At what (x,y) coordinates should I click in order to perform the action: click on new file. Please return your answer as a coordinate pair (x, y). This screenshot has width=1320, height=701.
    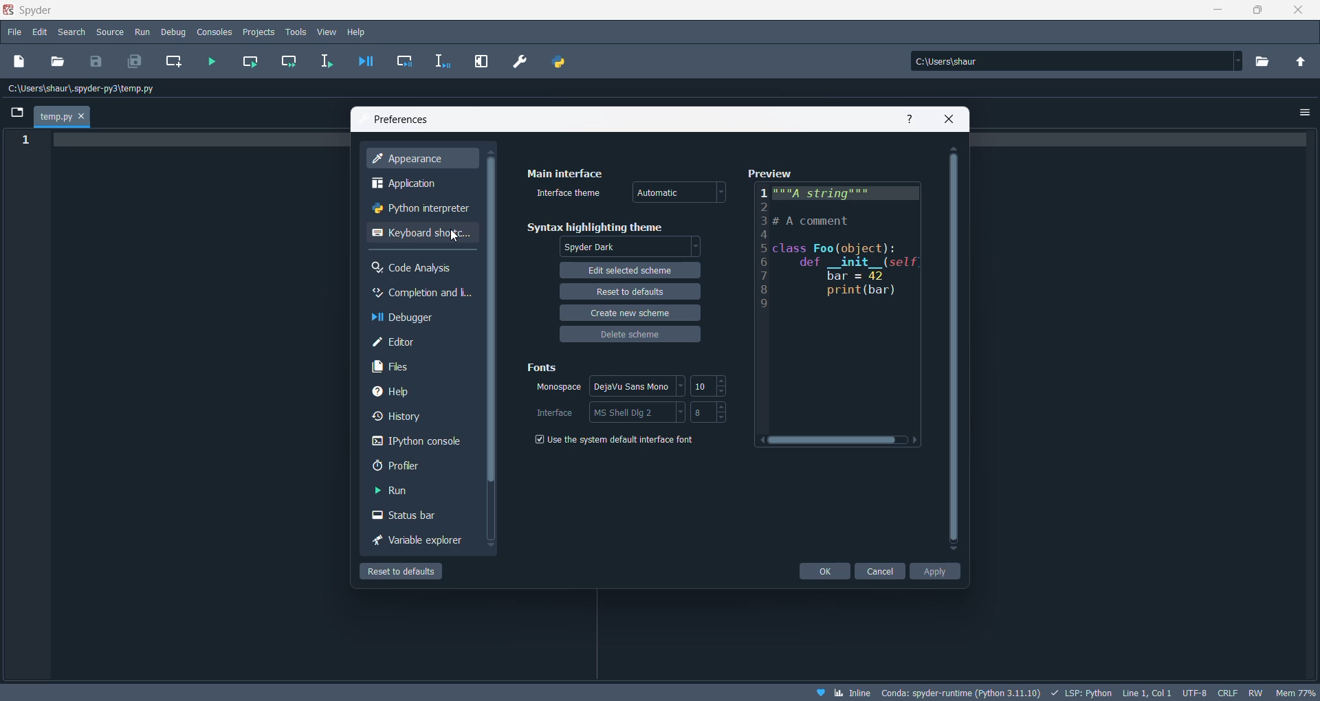
    Looking at the image, I should click on (20, 63).